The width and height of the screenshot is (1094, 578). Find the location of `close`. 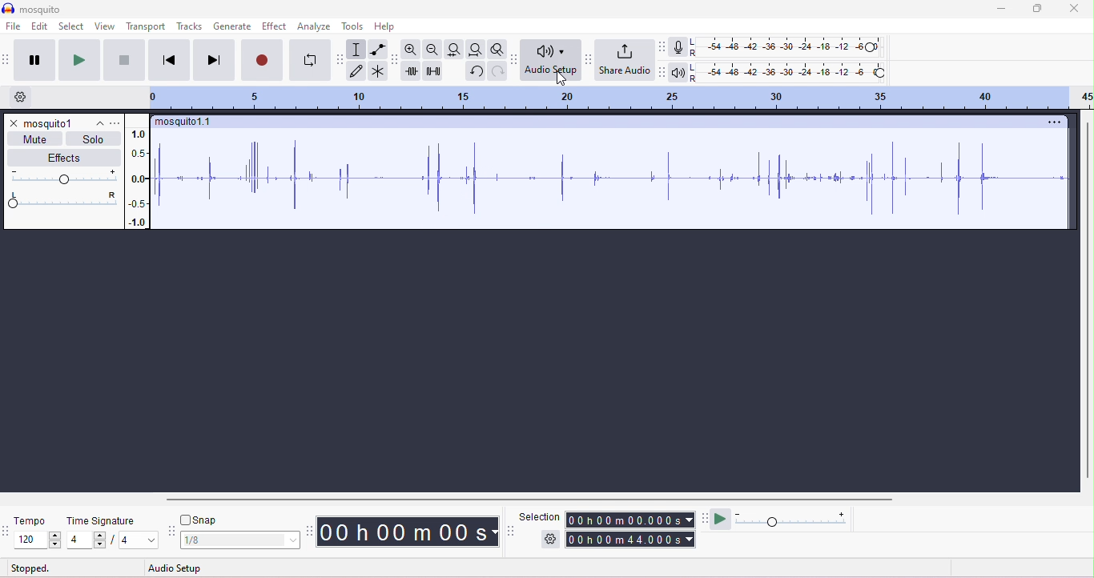

close is located at coordinates (1073, 9).